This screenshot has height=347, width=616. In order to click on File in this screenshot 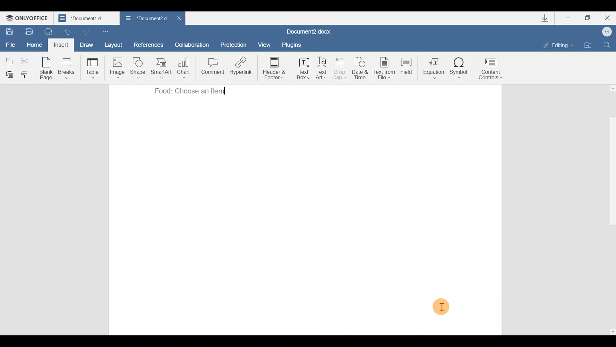, I will do `click(11, 45)`.